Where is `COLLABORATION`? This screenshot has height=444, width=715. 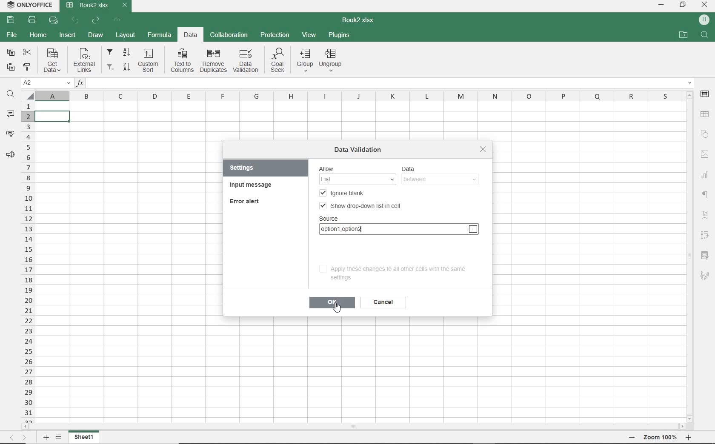 COLLABORATION is located at coordinates (228, 35).